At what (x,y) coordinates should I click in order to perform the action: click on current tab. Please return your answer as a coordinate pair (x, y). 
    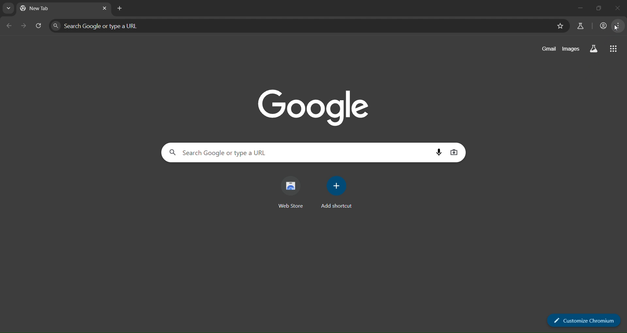
    Looking at the image, I should click on (39, 8).